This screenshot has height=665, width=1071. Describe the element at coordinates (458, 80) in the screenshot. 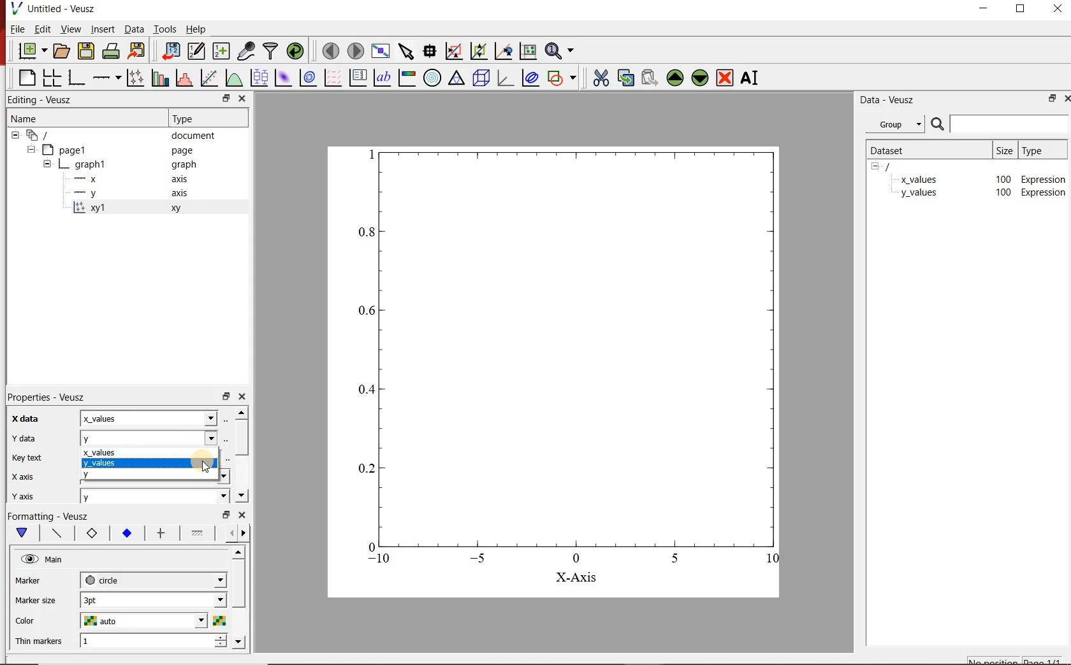

I see `ternary graph` at that location.